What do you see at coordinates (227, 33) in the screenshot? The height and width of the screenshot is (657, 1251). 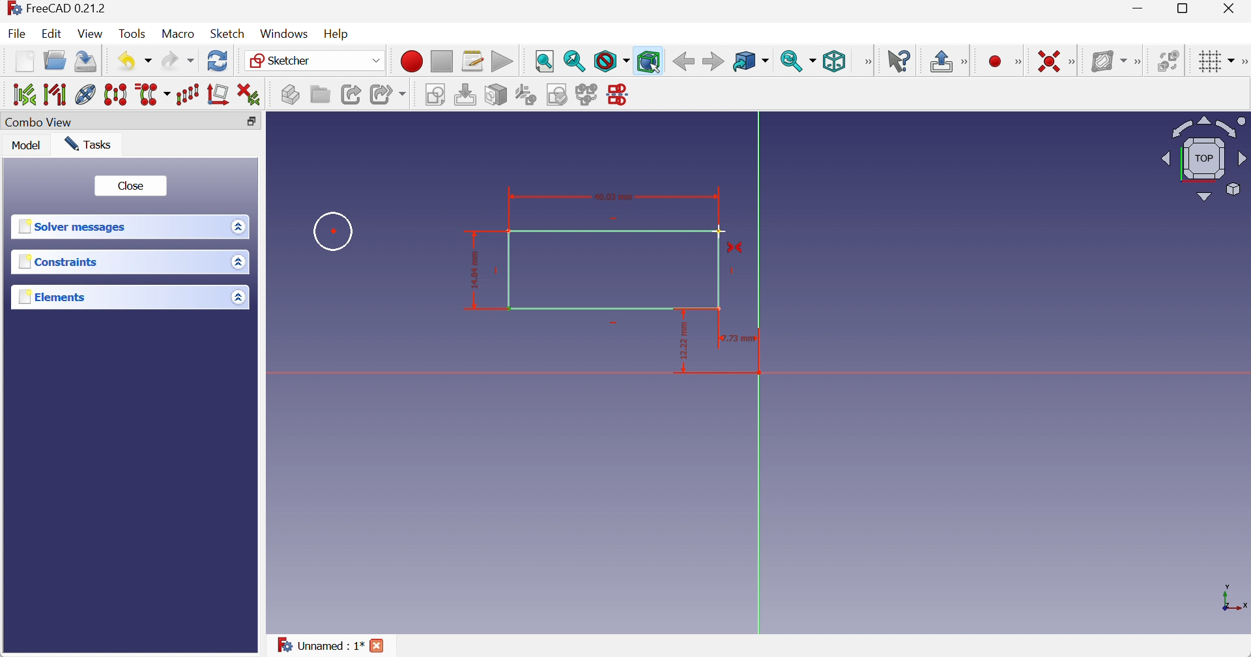 I see `Sketch` at bounding box center [227, 33].